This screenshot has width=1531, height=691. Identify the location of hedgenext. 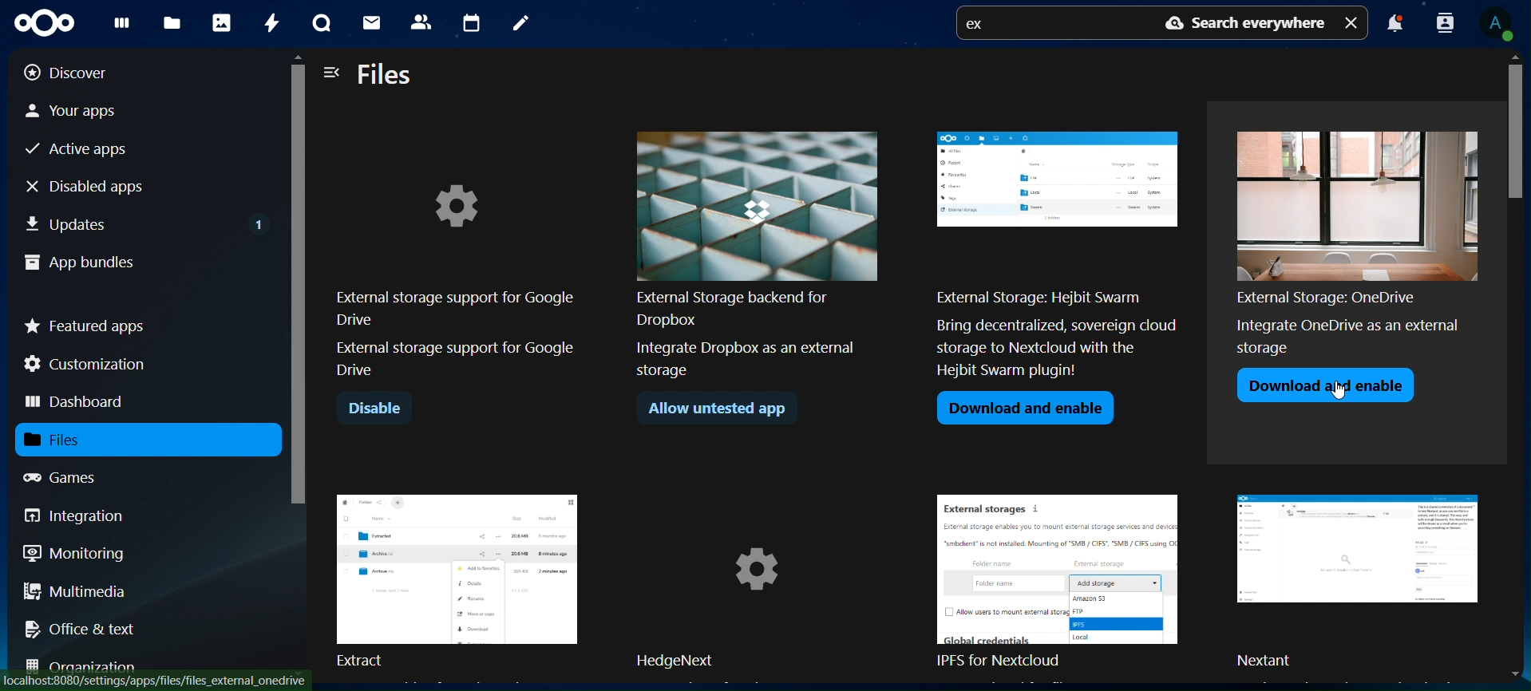
(760, 583).